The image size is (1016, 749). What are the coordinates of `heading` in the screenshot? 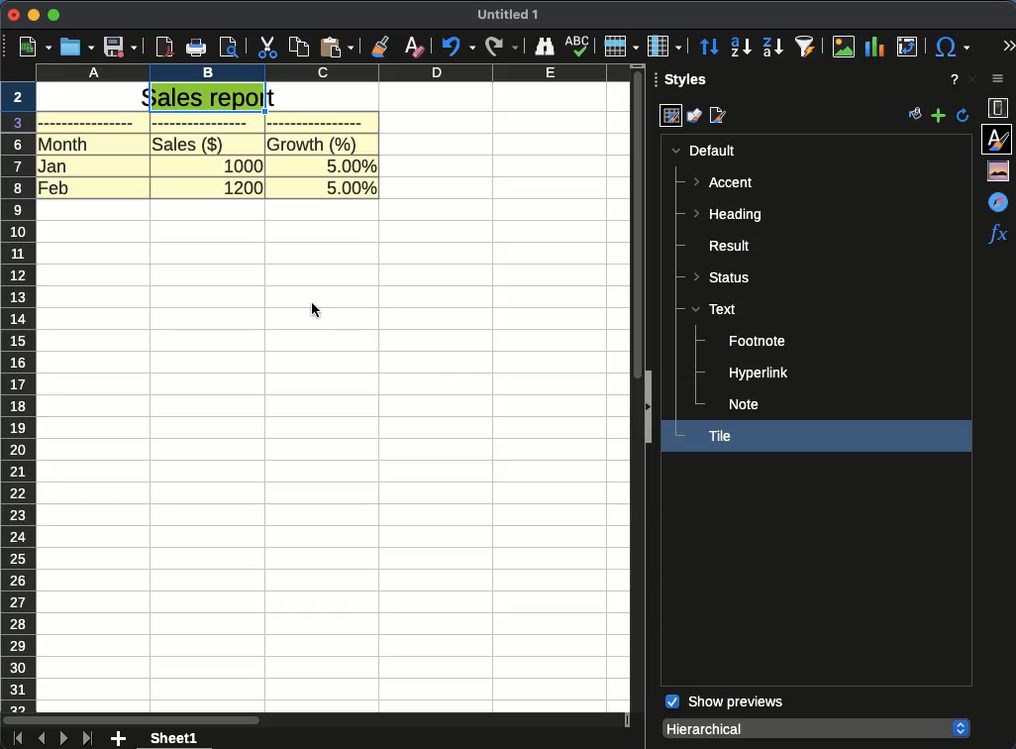 It's located at (727, 216).